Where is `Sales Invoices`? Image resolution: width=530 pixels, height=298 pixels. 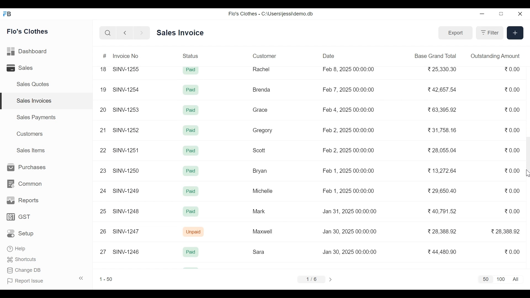
Sales Invoices is located at coordinates (47, 101).